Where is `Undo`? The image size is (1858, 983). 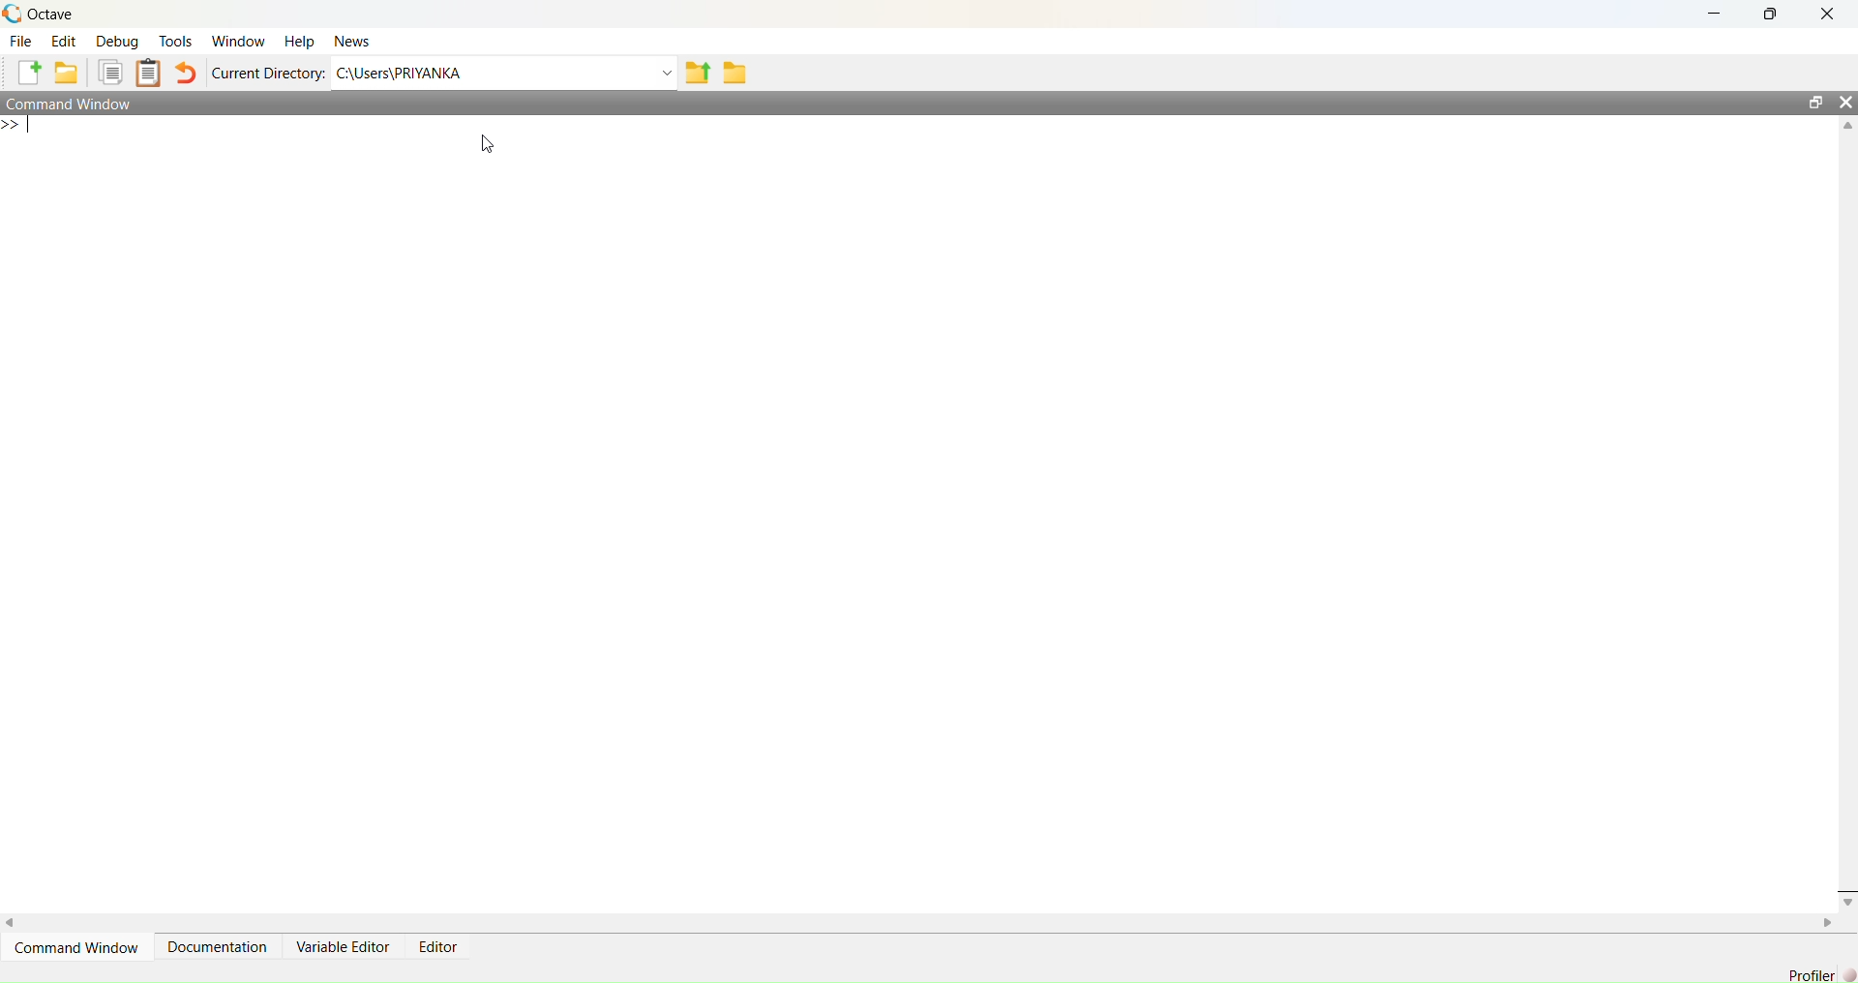 Undo is located at coordinates (190, 75).